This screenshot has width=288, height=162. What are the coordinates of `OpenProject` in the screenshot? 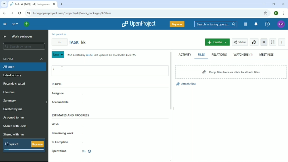 It's located at (139, 24).